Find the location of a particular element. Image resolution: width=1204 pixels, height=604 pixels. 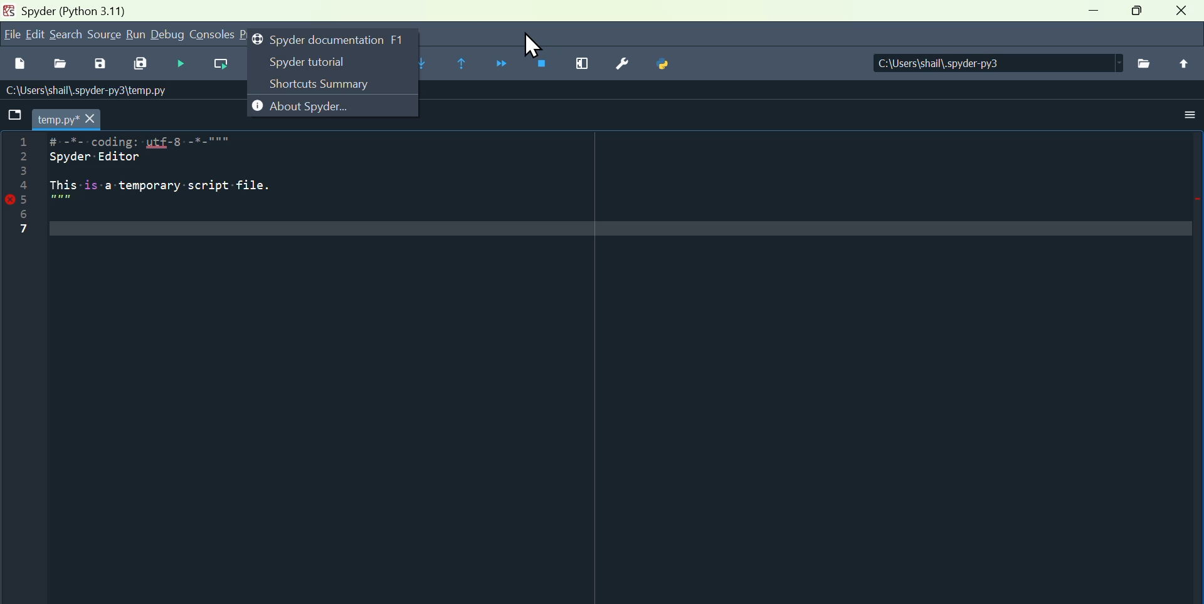

Spider tutorial is located at coordinates (330, 63).